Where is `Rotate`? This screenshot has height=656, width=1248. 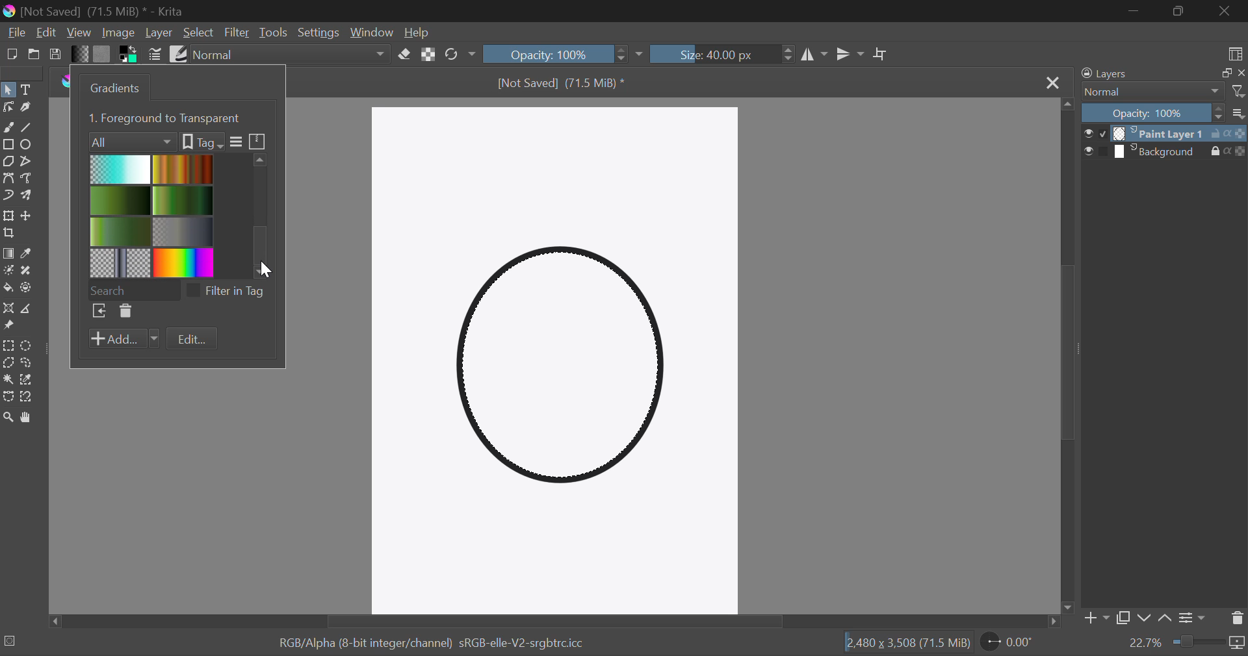 Rotate is located at coordinates (459, 54).